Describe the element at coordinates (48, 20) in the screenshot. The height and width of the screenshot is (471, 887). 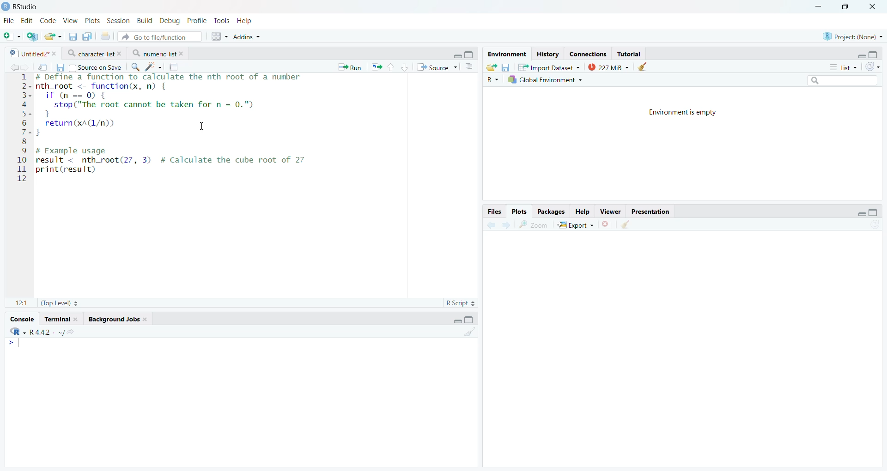
I see `Code` at that location.